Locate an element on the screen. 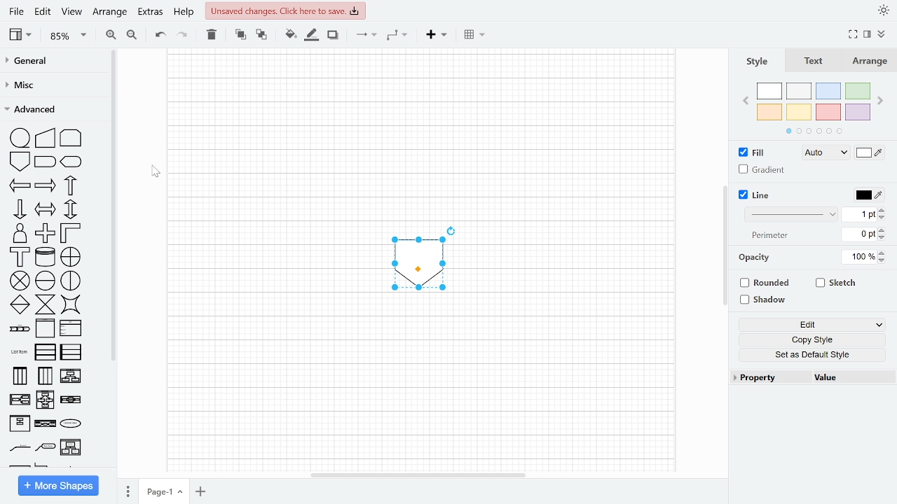 Image resolution: width=897 pixels, height=504 pixels. Value is located at coordinates (849, 377).